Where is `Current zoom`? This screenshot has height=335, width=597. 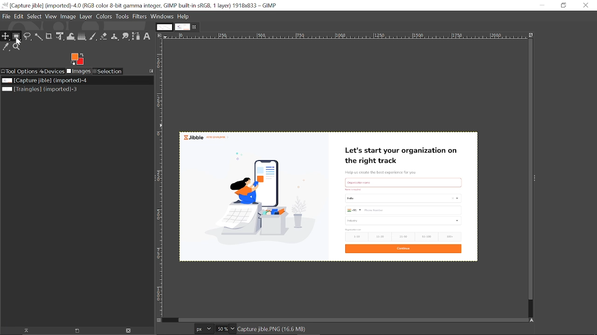
Current zoom is located at coordinates (222, 329).